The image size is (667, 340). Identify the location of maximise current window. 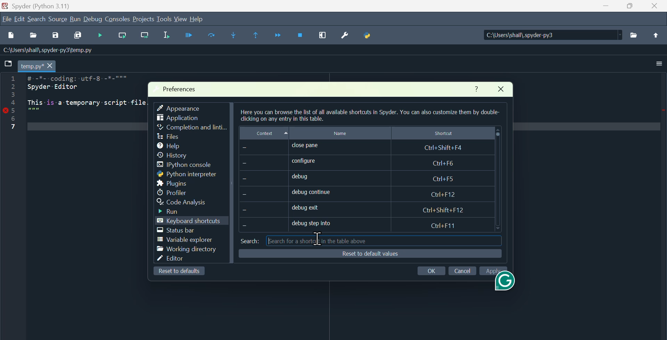
(327, 36).